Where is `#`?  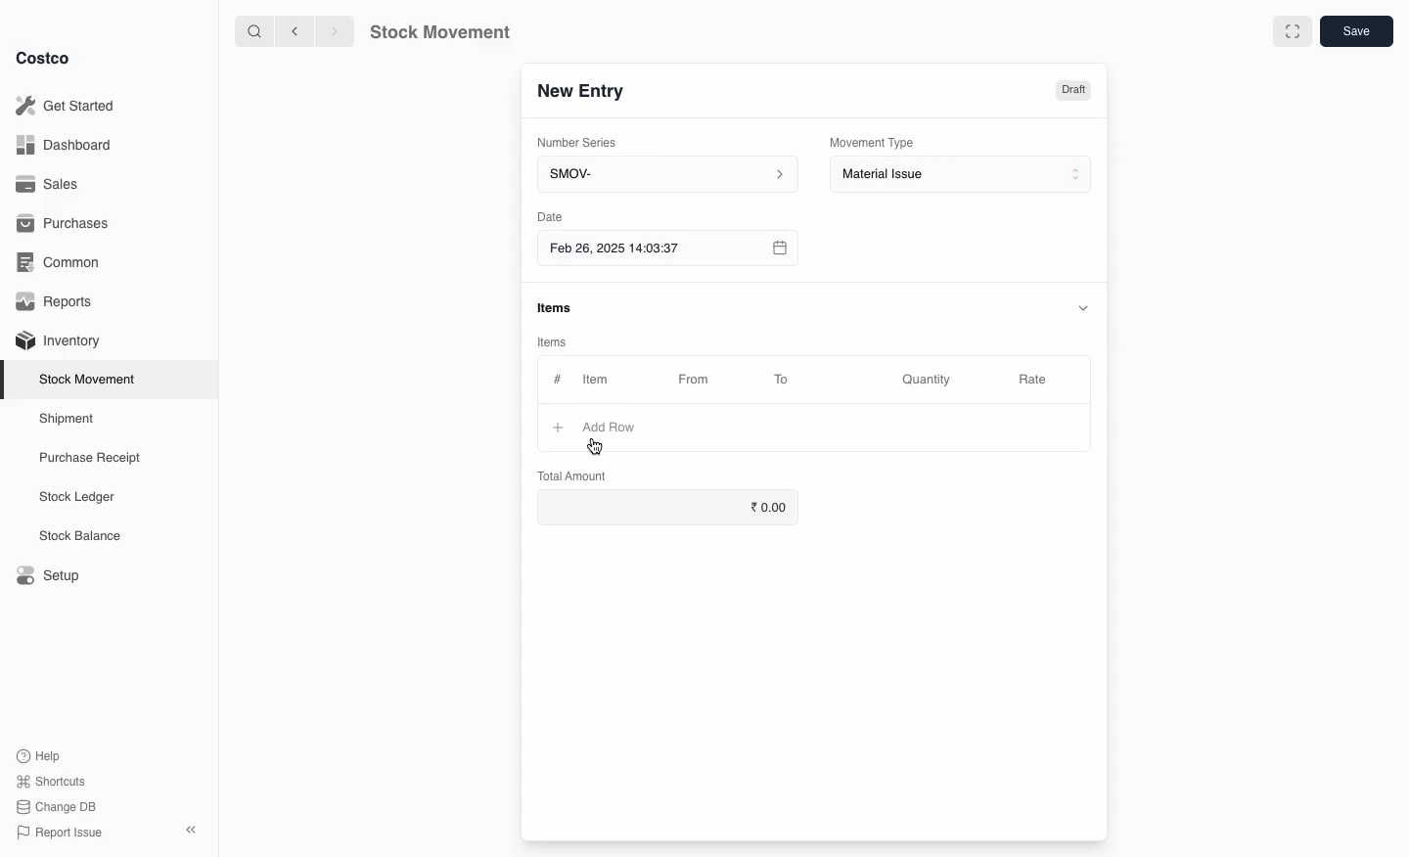
# is located at coordinates (558, 380).